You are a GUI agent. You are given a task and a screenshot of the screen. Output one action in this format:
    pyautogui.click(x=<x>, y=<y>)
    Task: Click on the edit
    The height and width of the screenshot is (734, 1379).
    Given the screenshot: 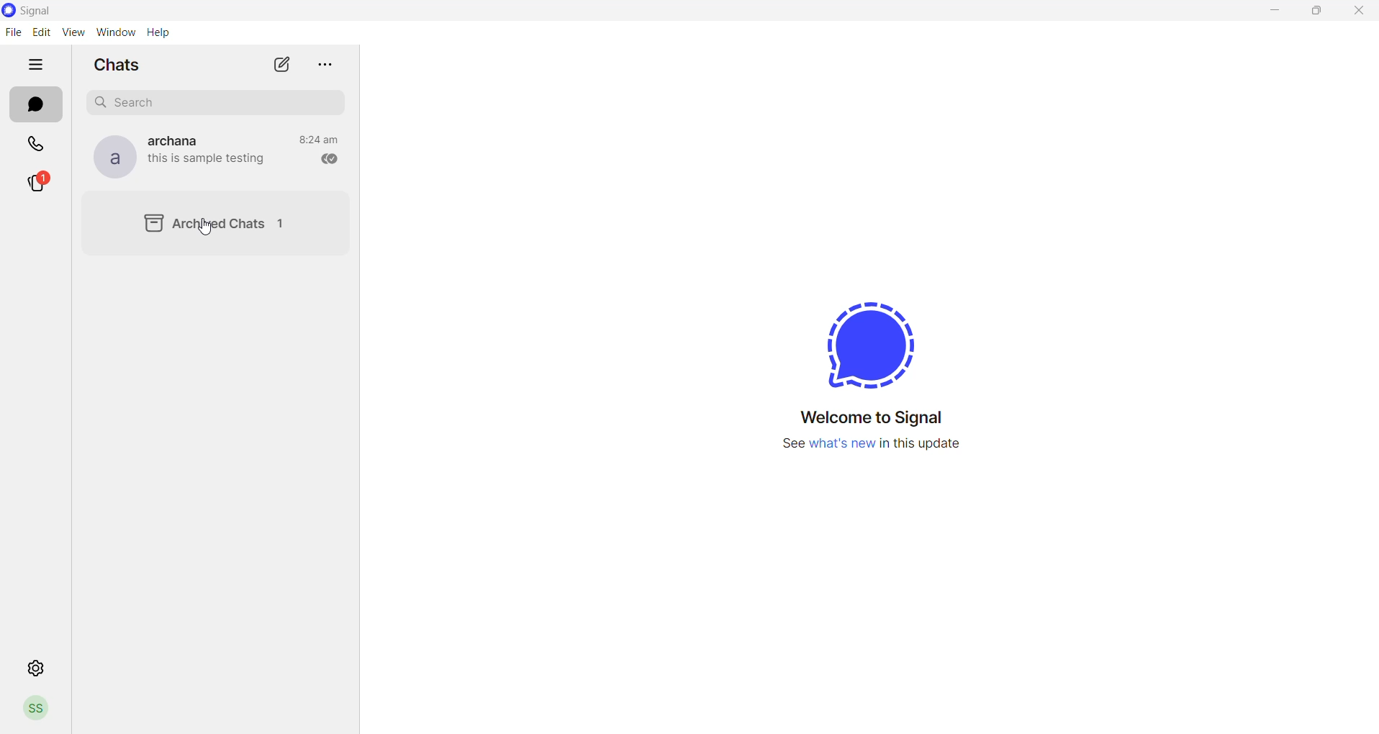 What is the action you would take?
    pyautogui.click(x=39, y=32)
    